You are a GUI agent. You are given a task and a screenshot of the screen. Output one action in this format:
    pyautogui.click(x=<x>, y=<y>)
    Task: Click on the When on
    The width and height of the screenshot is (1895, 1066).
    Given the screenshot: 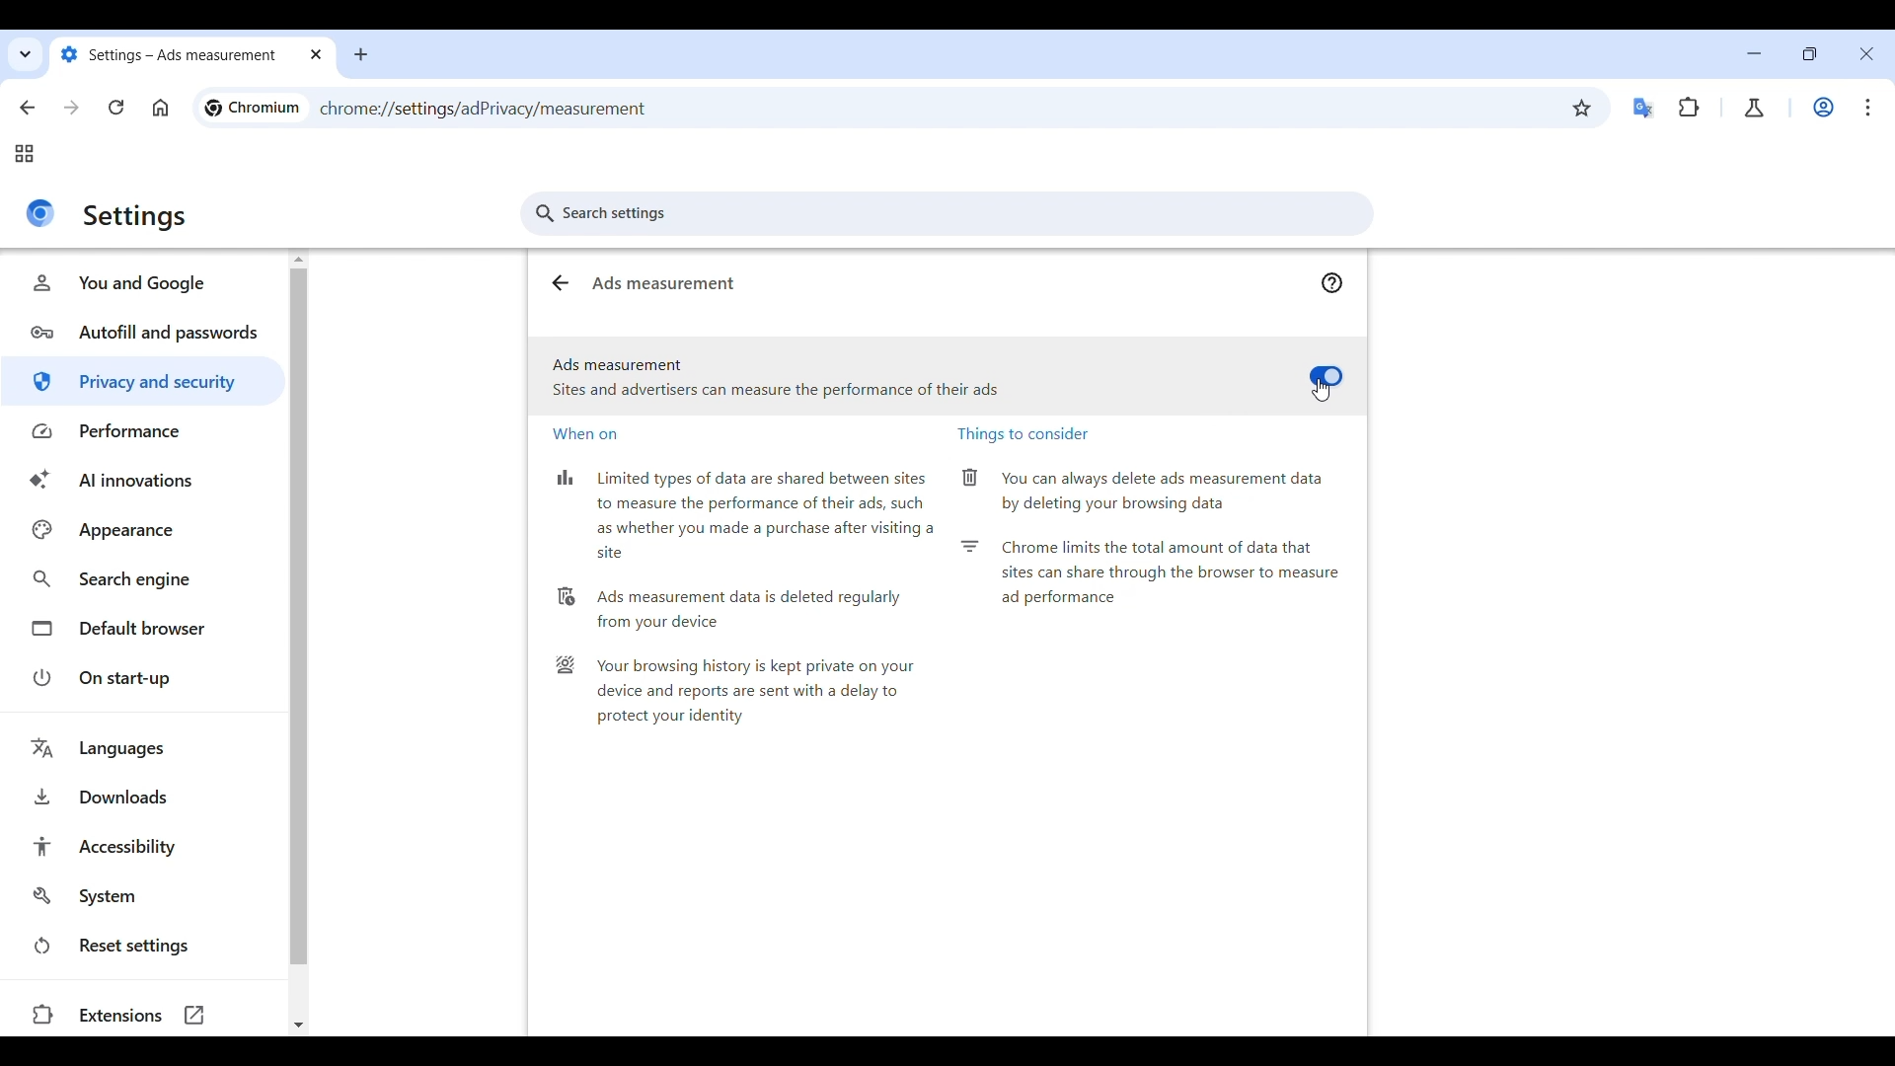 What is the action you would take?
    pyautogui.click(x=594, y=436)
    